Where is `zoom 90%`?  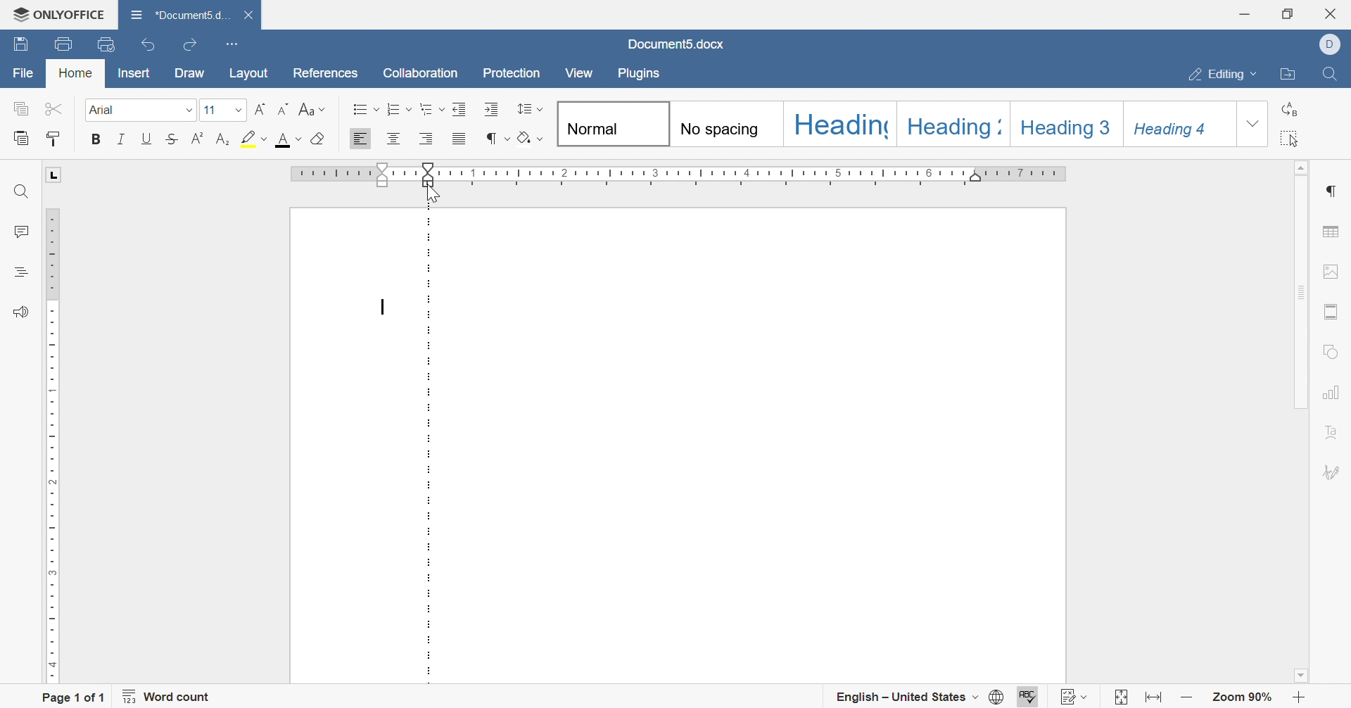
zoom 90% is located at coordinates (1243, 698).